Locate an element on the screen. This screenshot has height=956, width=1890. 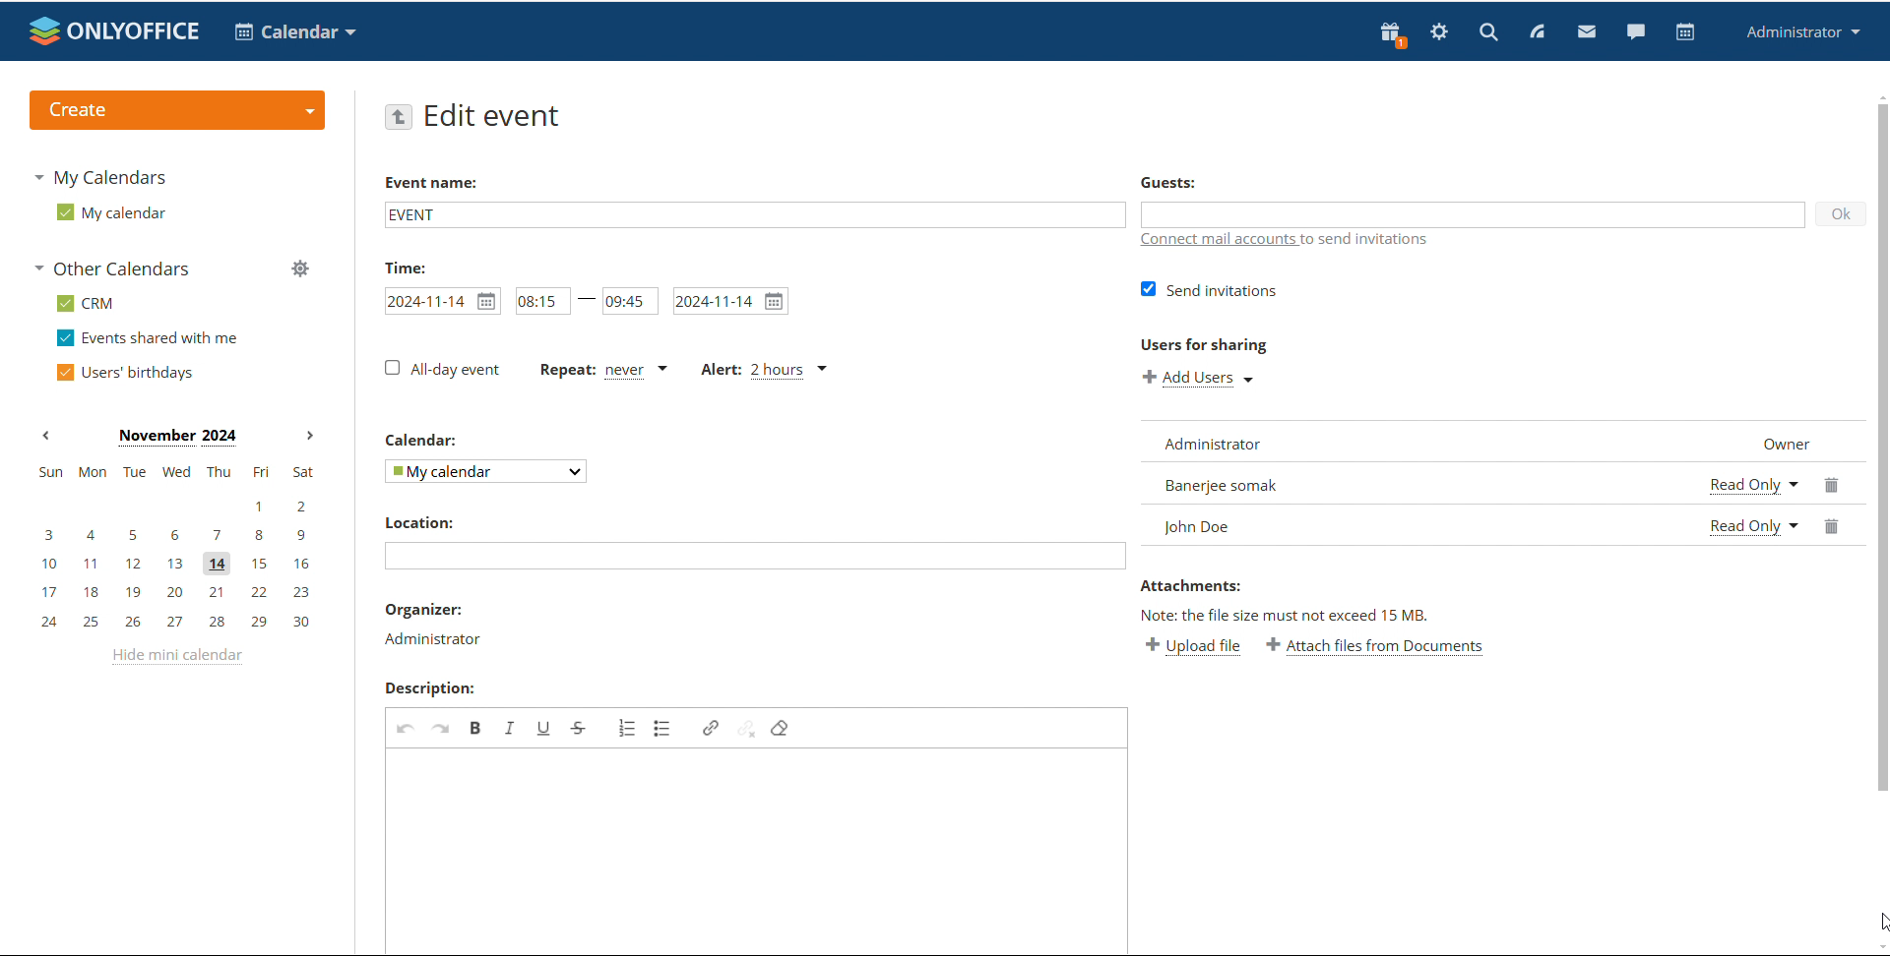
Event name is located at coordinates (431, 182).